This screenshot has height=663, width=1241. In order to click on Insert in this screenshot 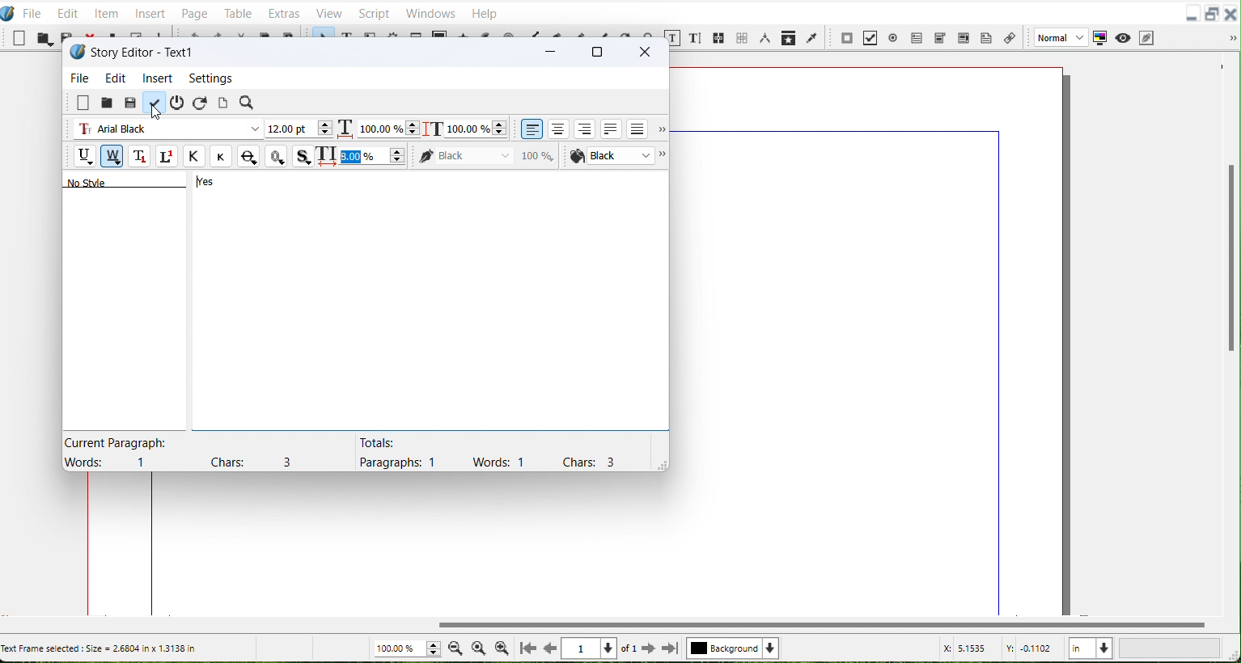, I will do `click(157, 78)`.